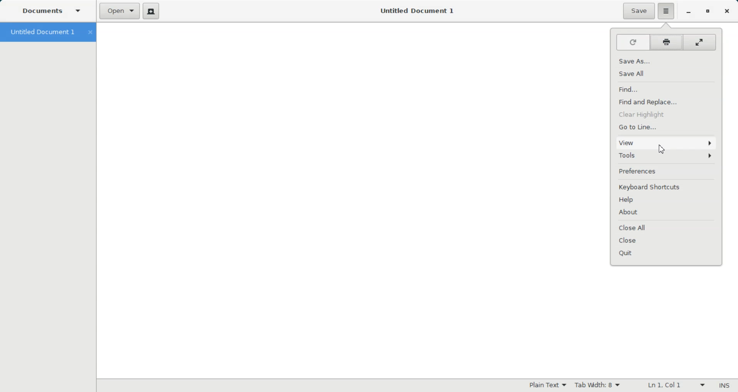 This screenshot has width=738, height=392. Describe the element at coordinates (90, 32) in the screenshot. I see `Close` at that location.